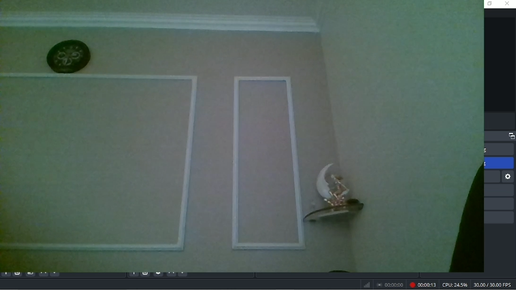 The width and height of the screenshot is (516, 290). I want to click on Recording 00:00:03, so click(423, 285).